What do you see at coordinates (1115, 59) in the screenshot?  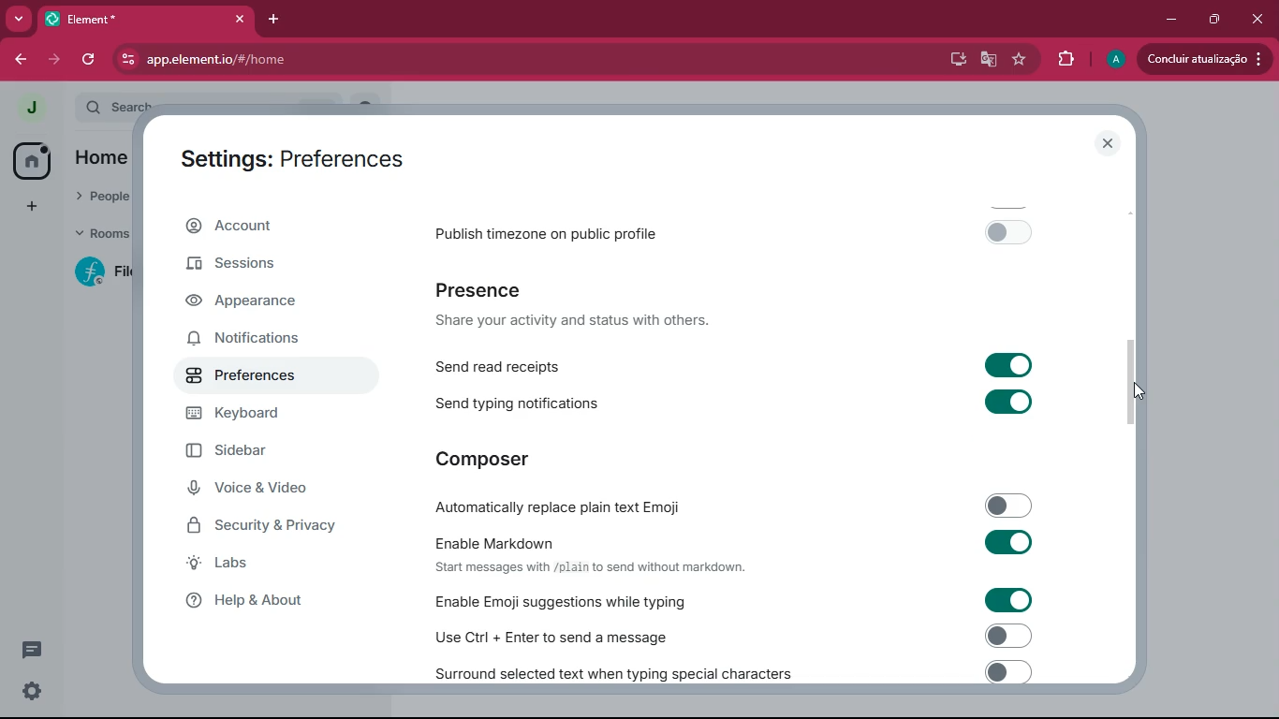 I see `profile` at bounding box center [1115, 59].